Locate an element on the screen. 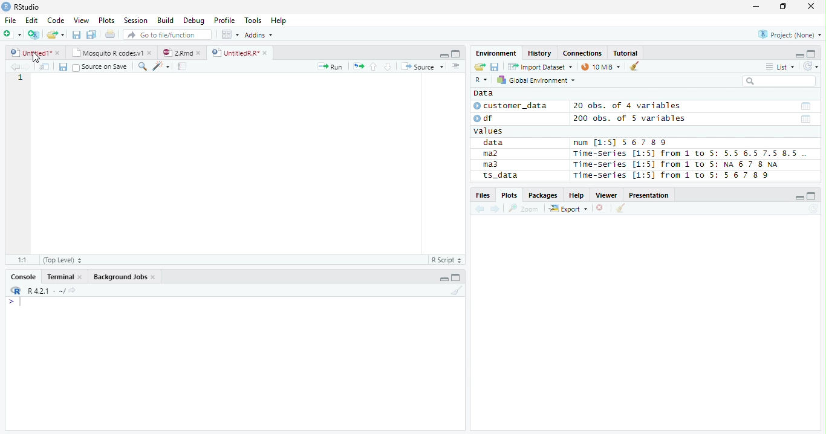 The width and height of the screenshot is (826, 434). Code is located at coordinates (57, 21).